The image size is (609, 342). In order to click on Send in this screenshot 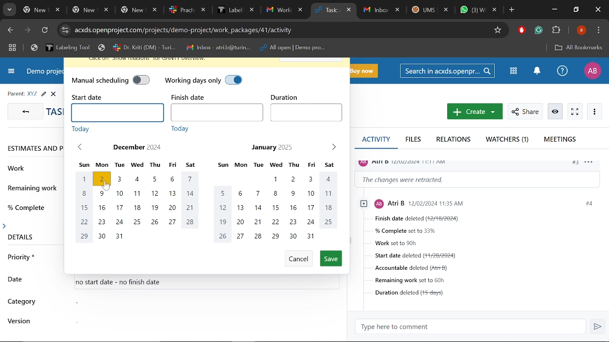, I will do `click(597, 326)`.